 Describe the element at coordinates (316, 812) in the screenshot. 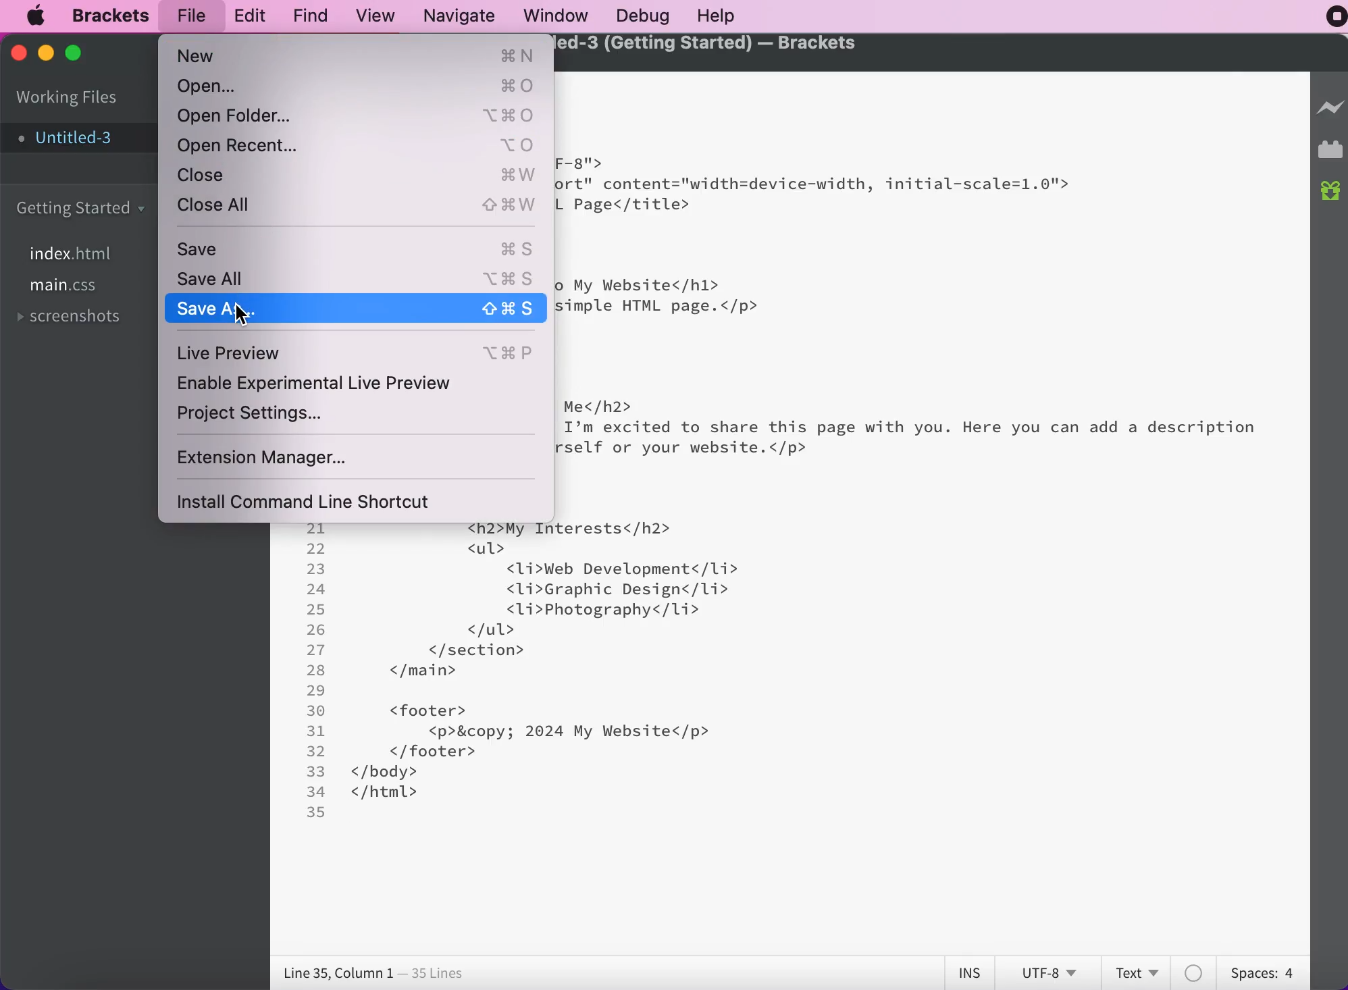

I see `35` at that location.